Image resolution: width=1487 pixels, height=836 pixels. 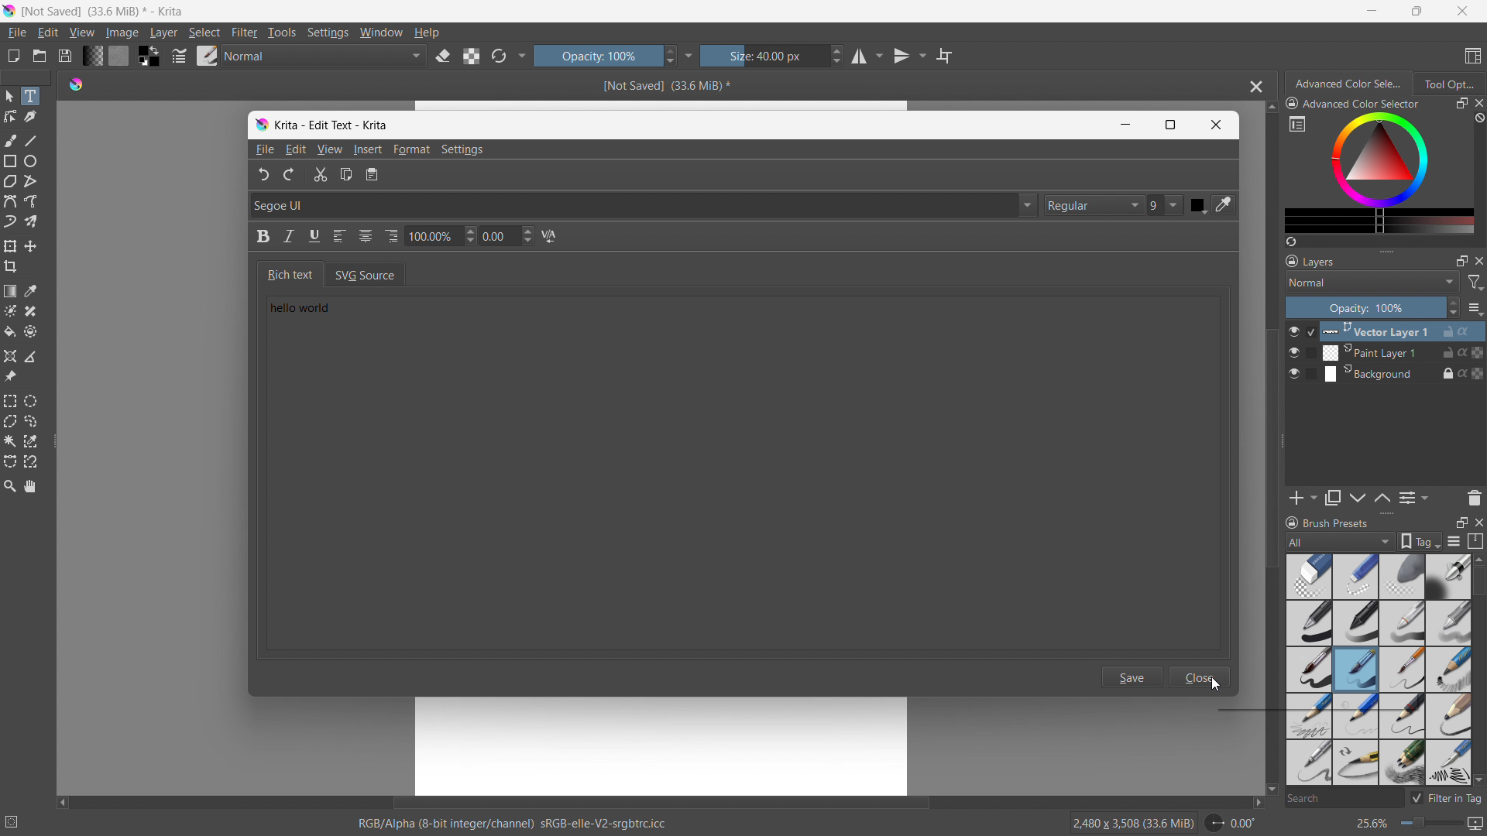 What do you see at coordinates (283, 33) in the screenshot?
I see `tools` at bounding box center [283, 33].